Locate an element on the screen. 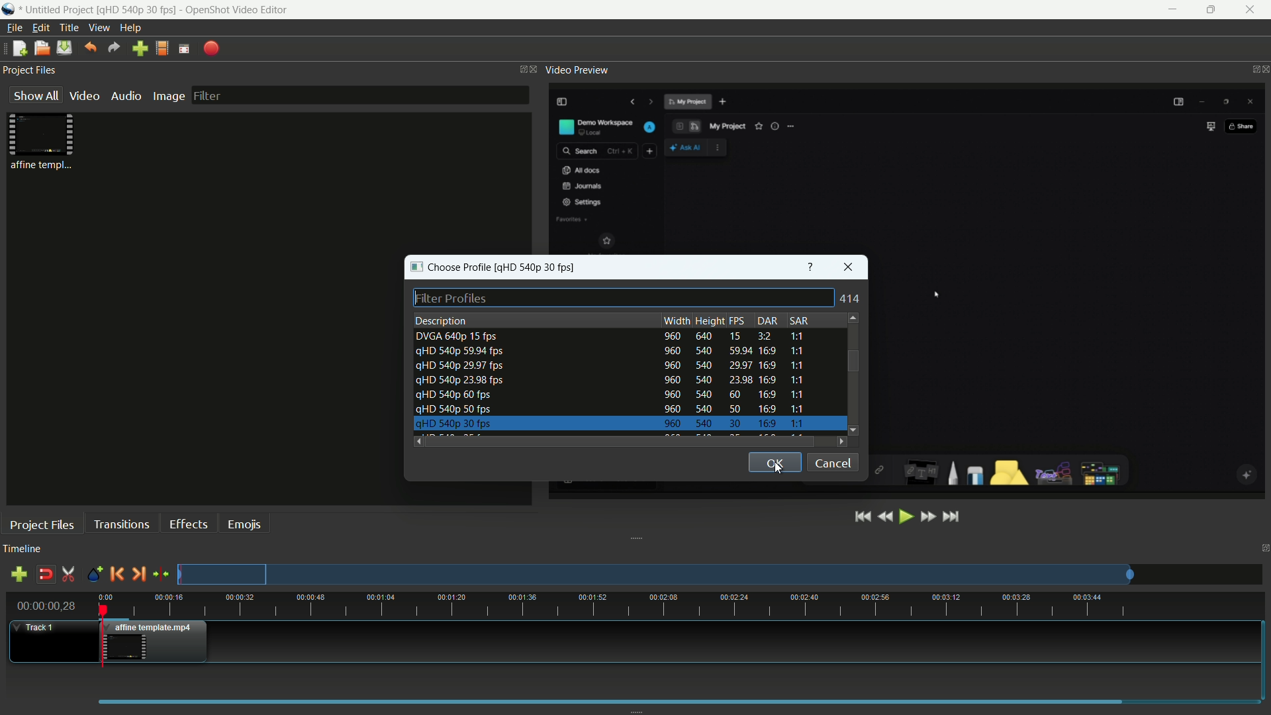  profile-4 is located at coordinates (608, 381).